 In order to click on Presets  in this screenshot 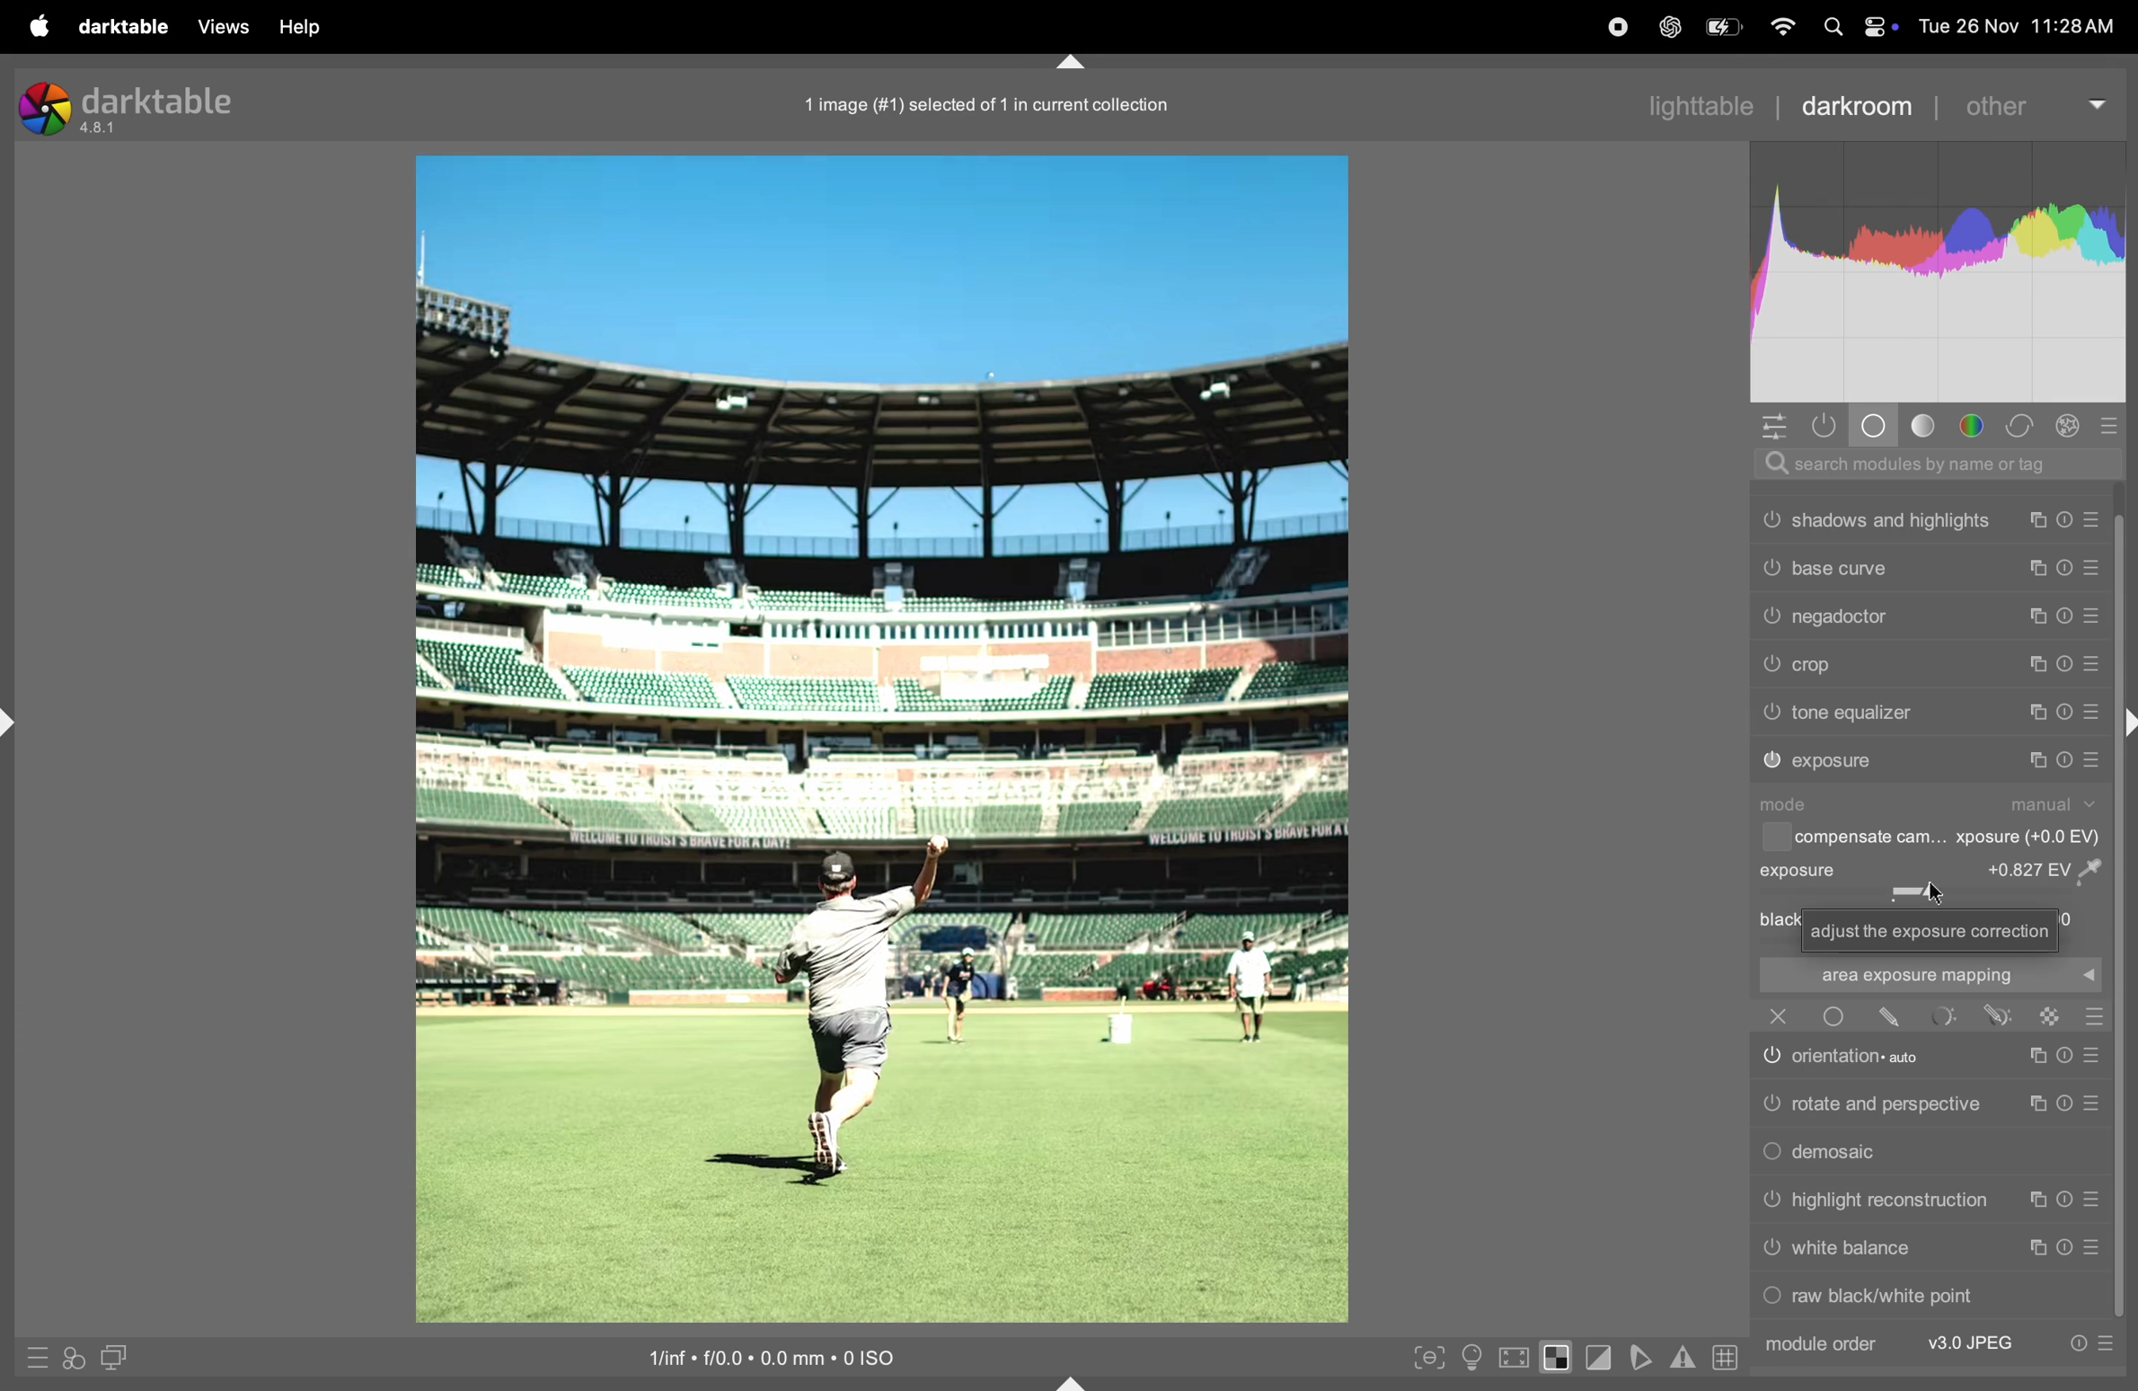, I will do `click(2091, 713)`.